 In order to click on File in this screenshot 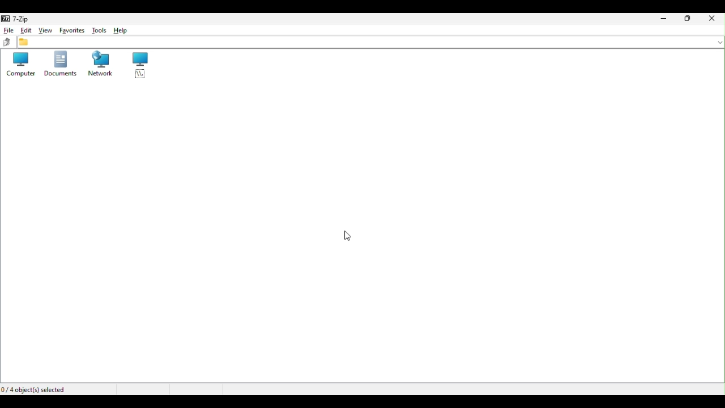, I will do `click(7, 31)`.